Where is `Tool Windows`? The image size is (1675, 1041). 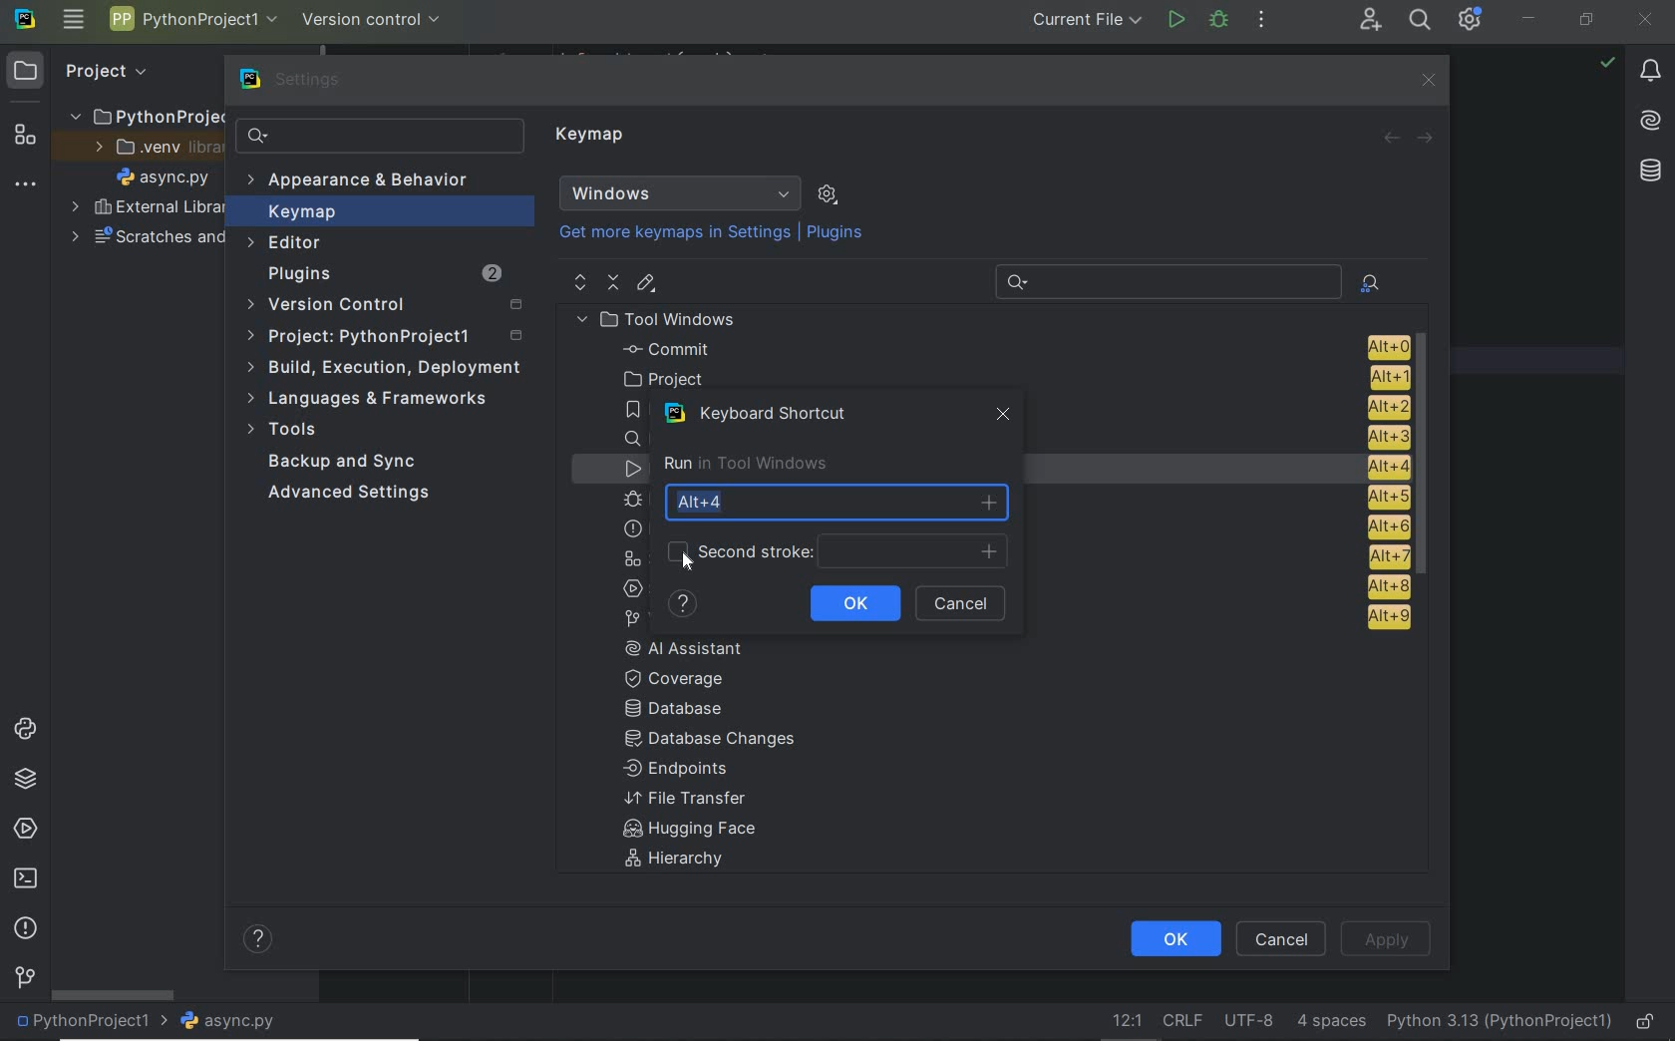 Tool Windows is located at coordinates (664, 319).